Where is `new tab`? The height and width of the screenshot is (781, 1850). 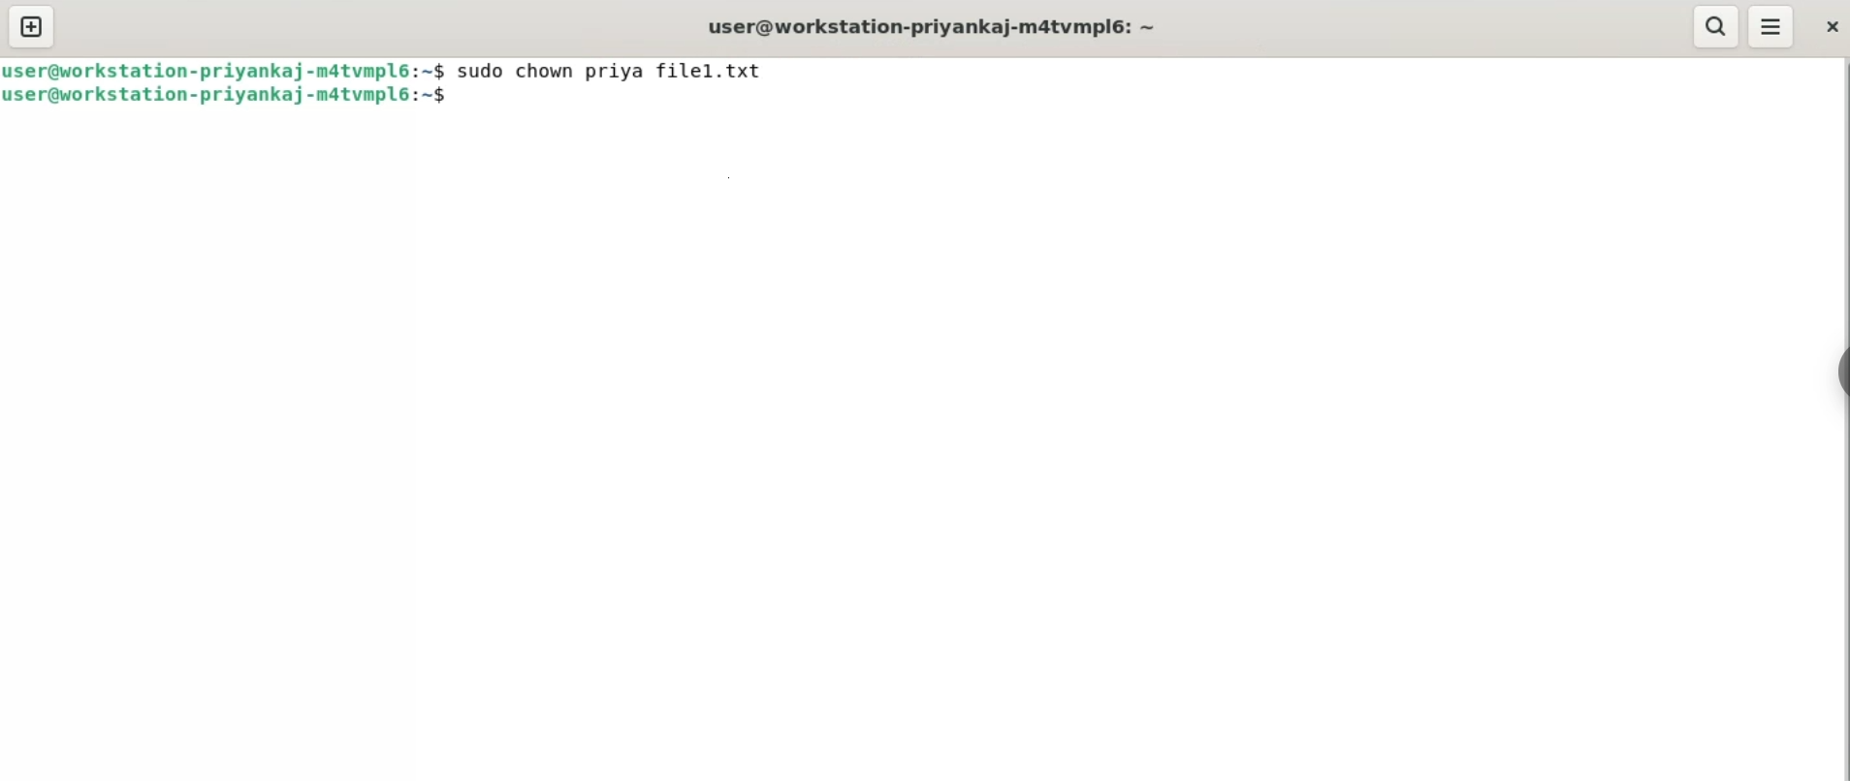 new tab is located at coordinates (34, 27).